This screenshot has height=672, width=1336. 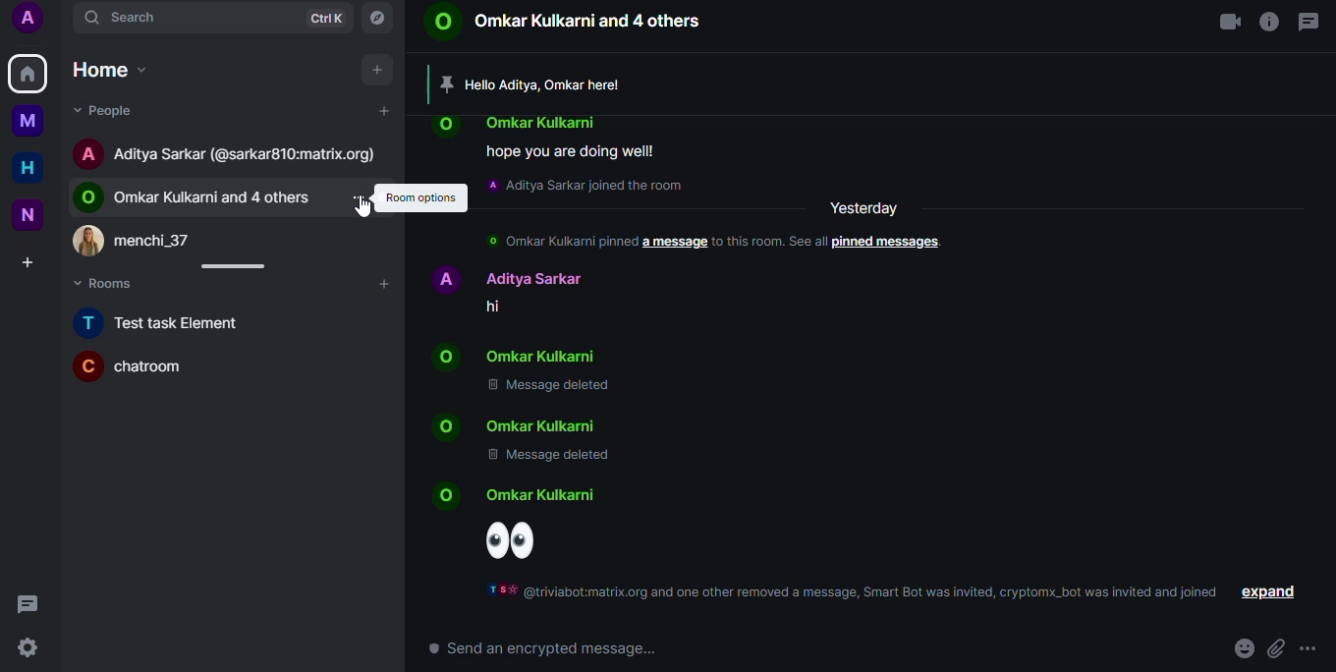 What do you see at coordinates (543, 649) in the screenshot?
I see ` Send an encrypted message...` at bounding box center [543, 649].